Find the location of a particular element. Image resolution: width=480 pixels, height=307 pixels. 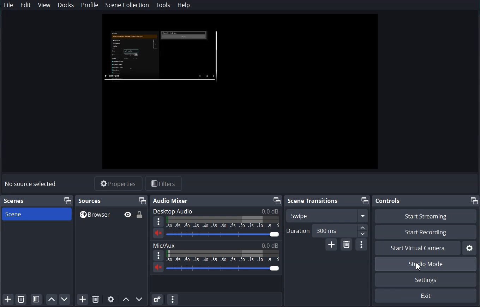

Sound is located at coordinates (158, 267).